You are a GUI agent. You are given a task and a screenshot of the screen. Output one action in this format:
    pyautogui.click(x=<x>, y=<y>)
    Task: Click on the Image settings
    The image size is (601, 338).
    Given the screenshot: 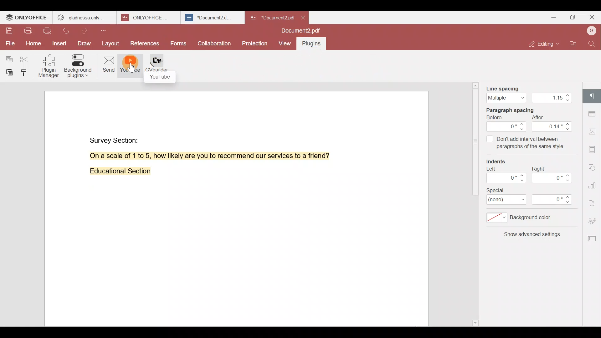 What is the action you would take?
    pyautogui.click(x=594, y=133)
    